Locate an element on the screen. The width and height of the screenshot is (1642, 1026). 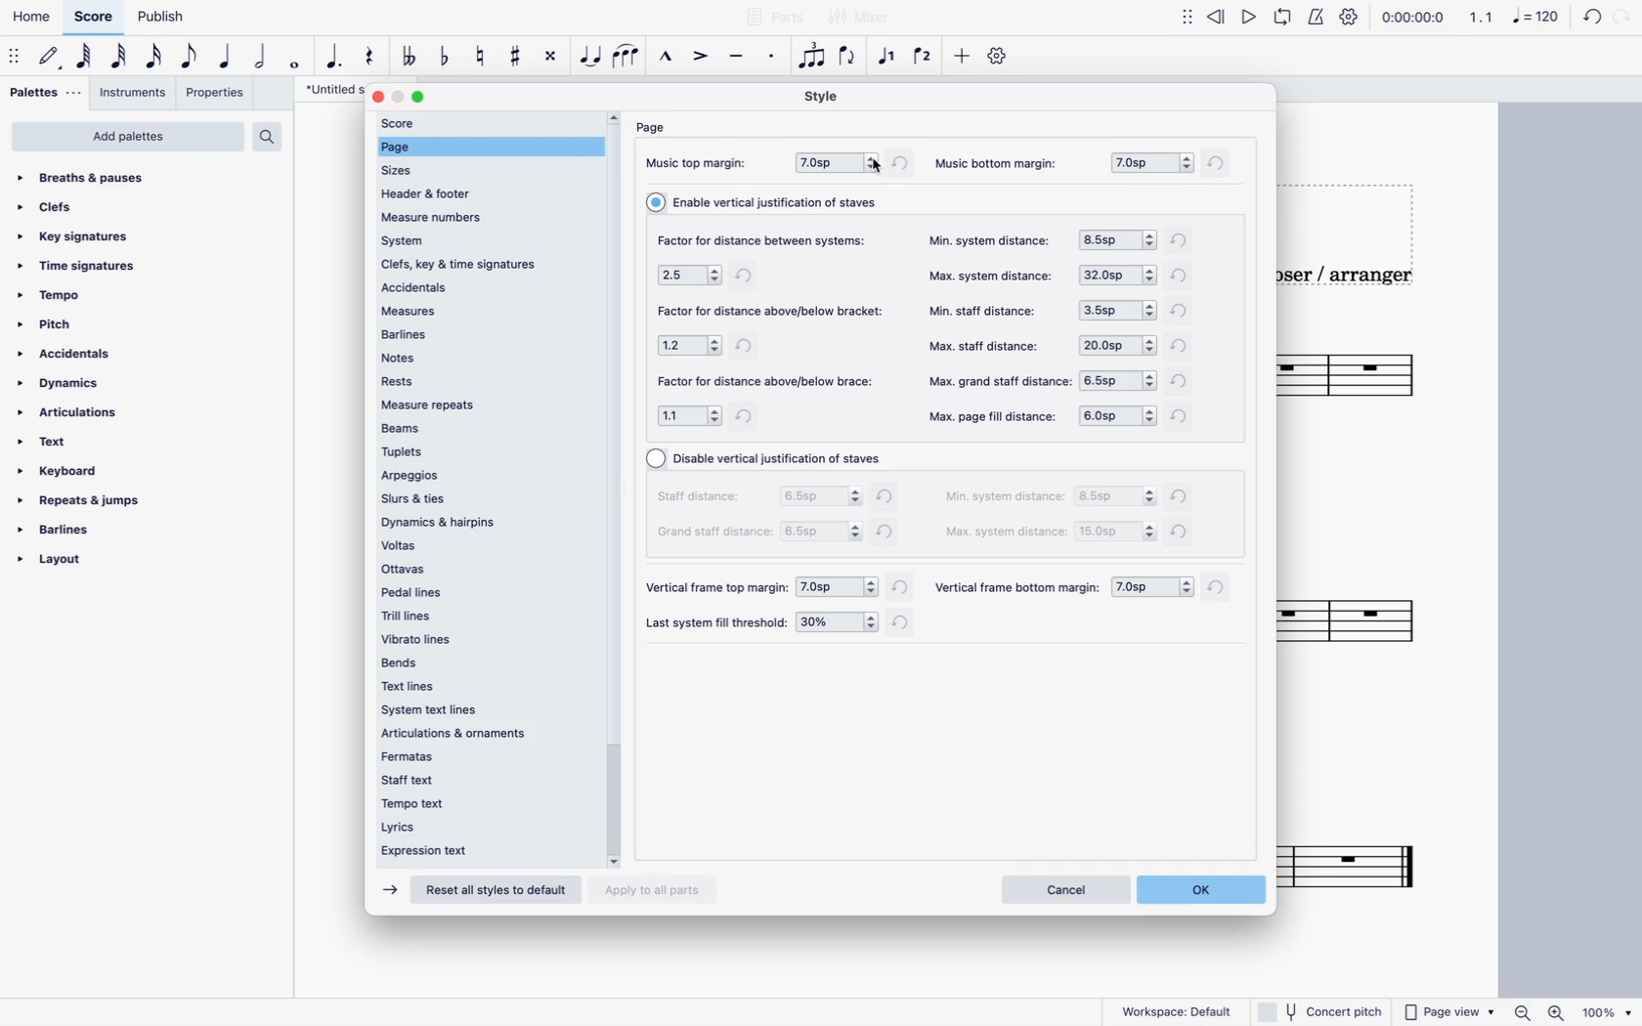
rests is located at coordinates (481, 380).